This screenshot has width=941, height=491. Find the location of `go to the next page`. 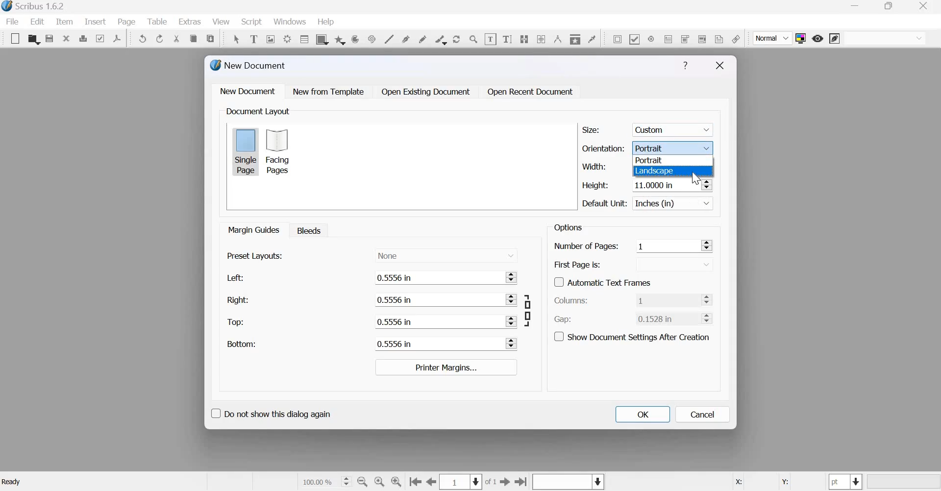

go to the next page is located at coordinates (505, 481).